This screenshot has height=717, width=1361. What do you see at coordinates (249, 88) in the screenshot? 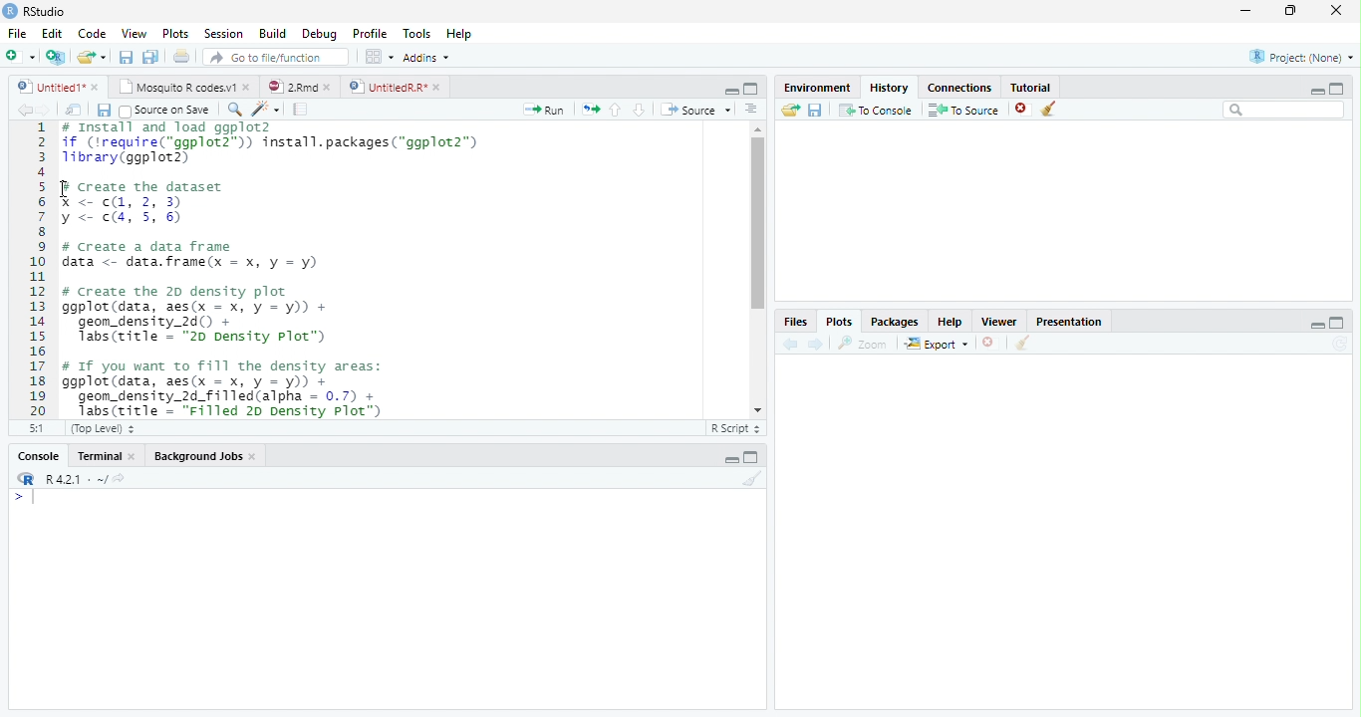
I see `close` at bounding box center [249, 88].